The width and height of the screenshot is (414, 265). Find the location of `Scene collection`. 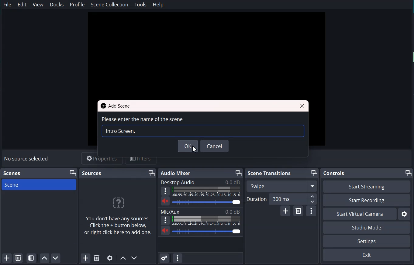

Scene collection is located at coordinates (109, 5).